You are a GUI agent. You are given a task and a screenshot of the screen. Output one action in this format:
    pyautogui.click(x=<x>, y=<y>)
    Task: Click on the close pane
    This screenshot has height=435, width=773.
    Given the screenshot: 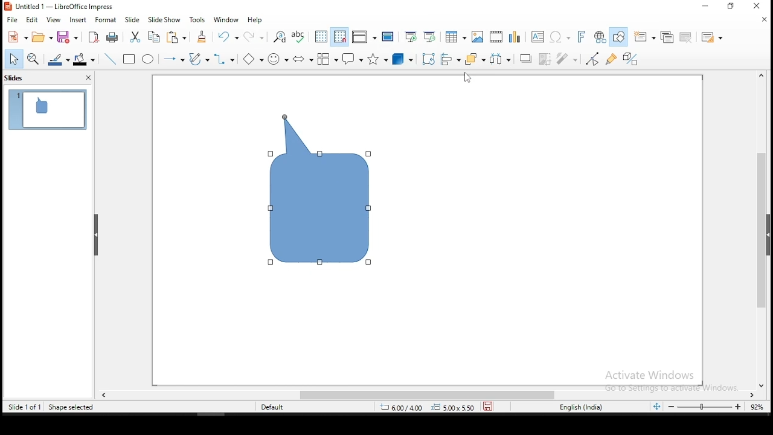 What is the action you would take?
    pyautogui.click(x=88, y=77)
    